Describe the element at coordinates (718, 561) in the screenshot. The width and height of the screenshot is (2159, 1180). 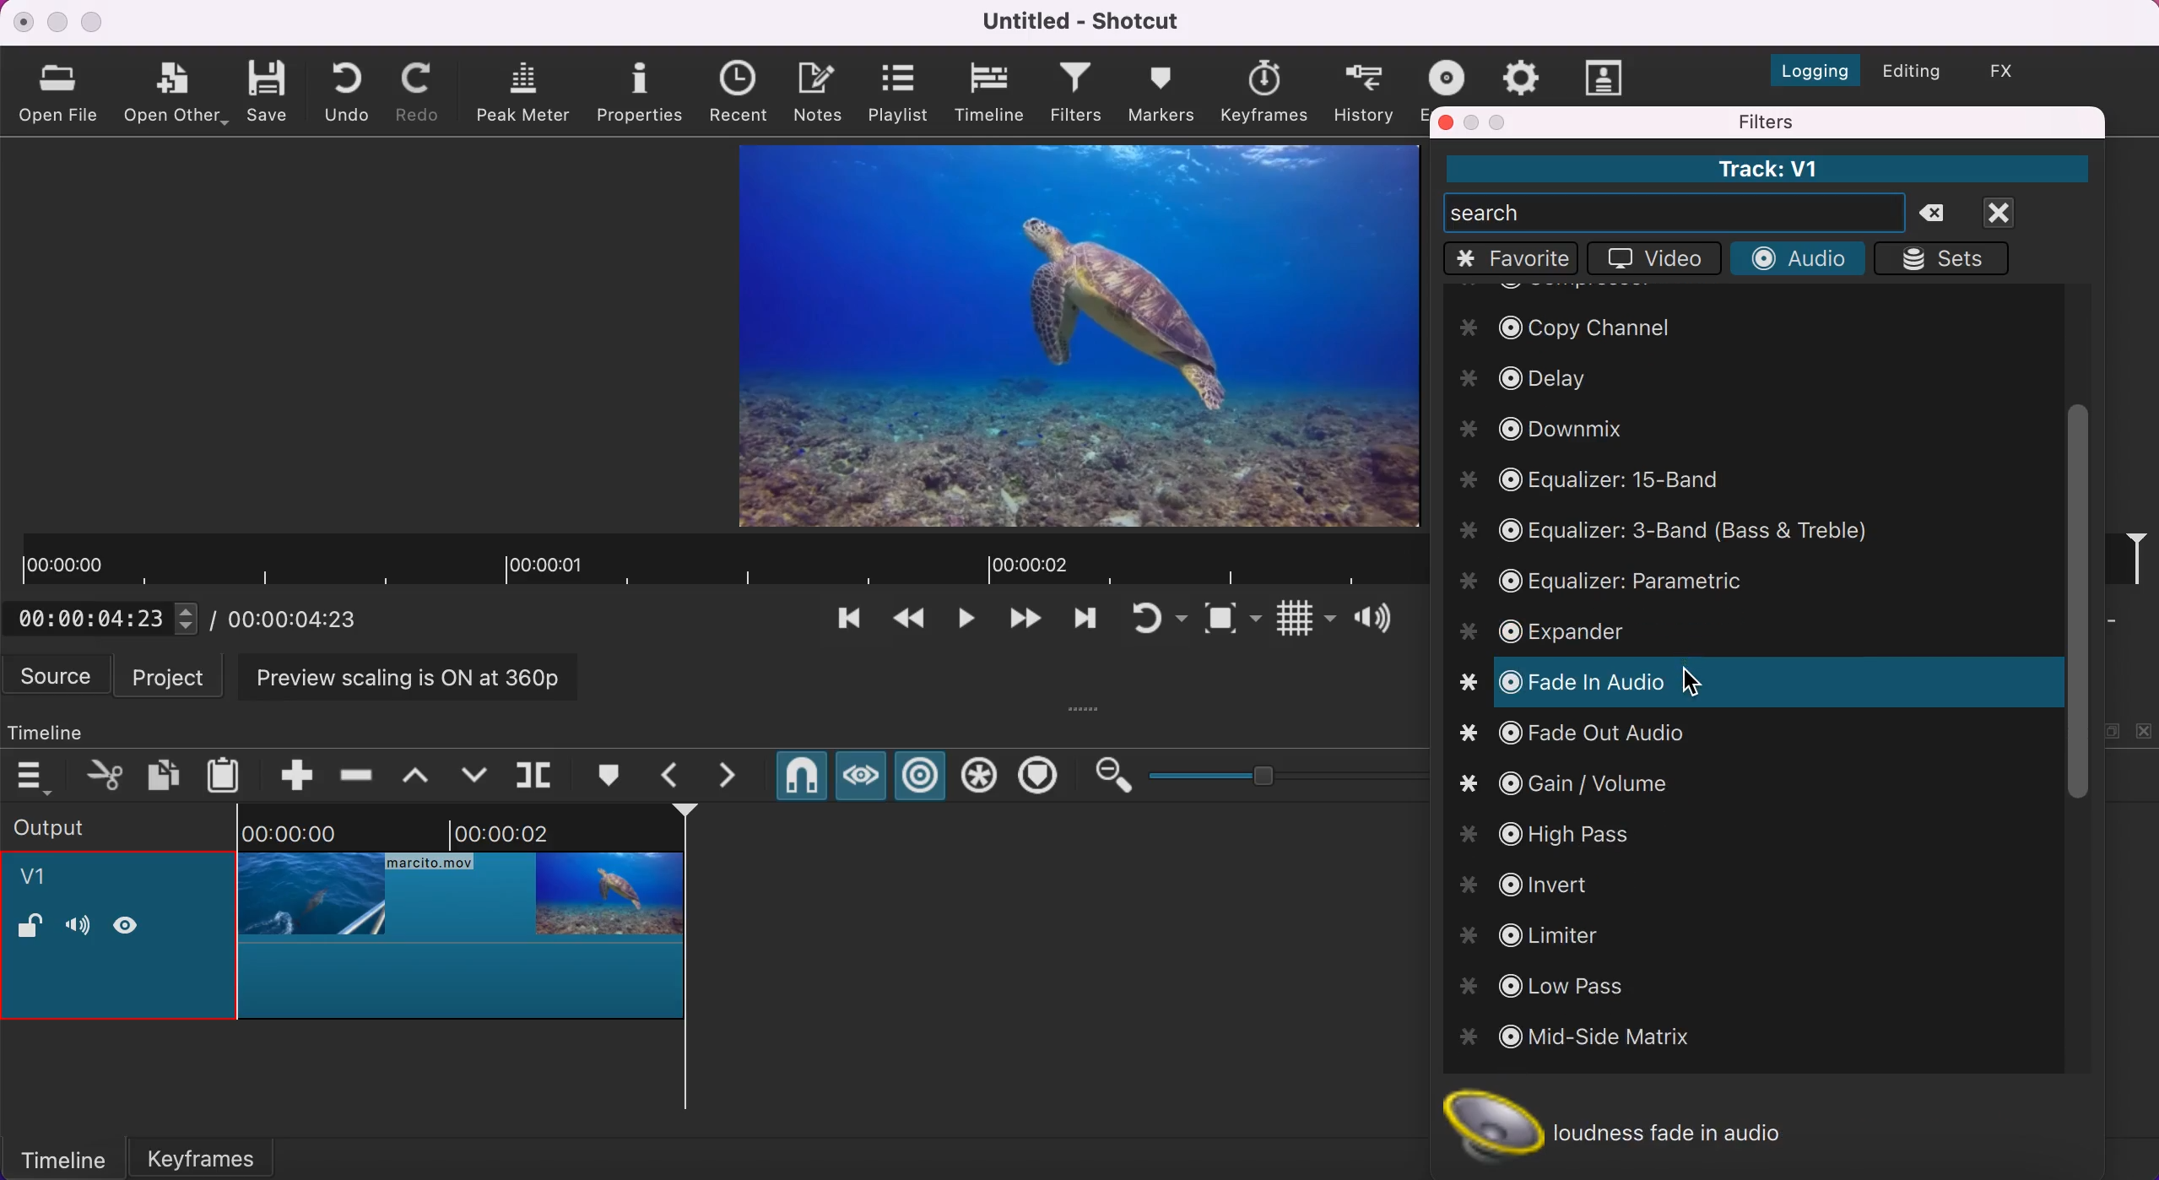
I see `clip duration` at that location.